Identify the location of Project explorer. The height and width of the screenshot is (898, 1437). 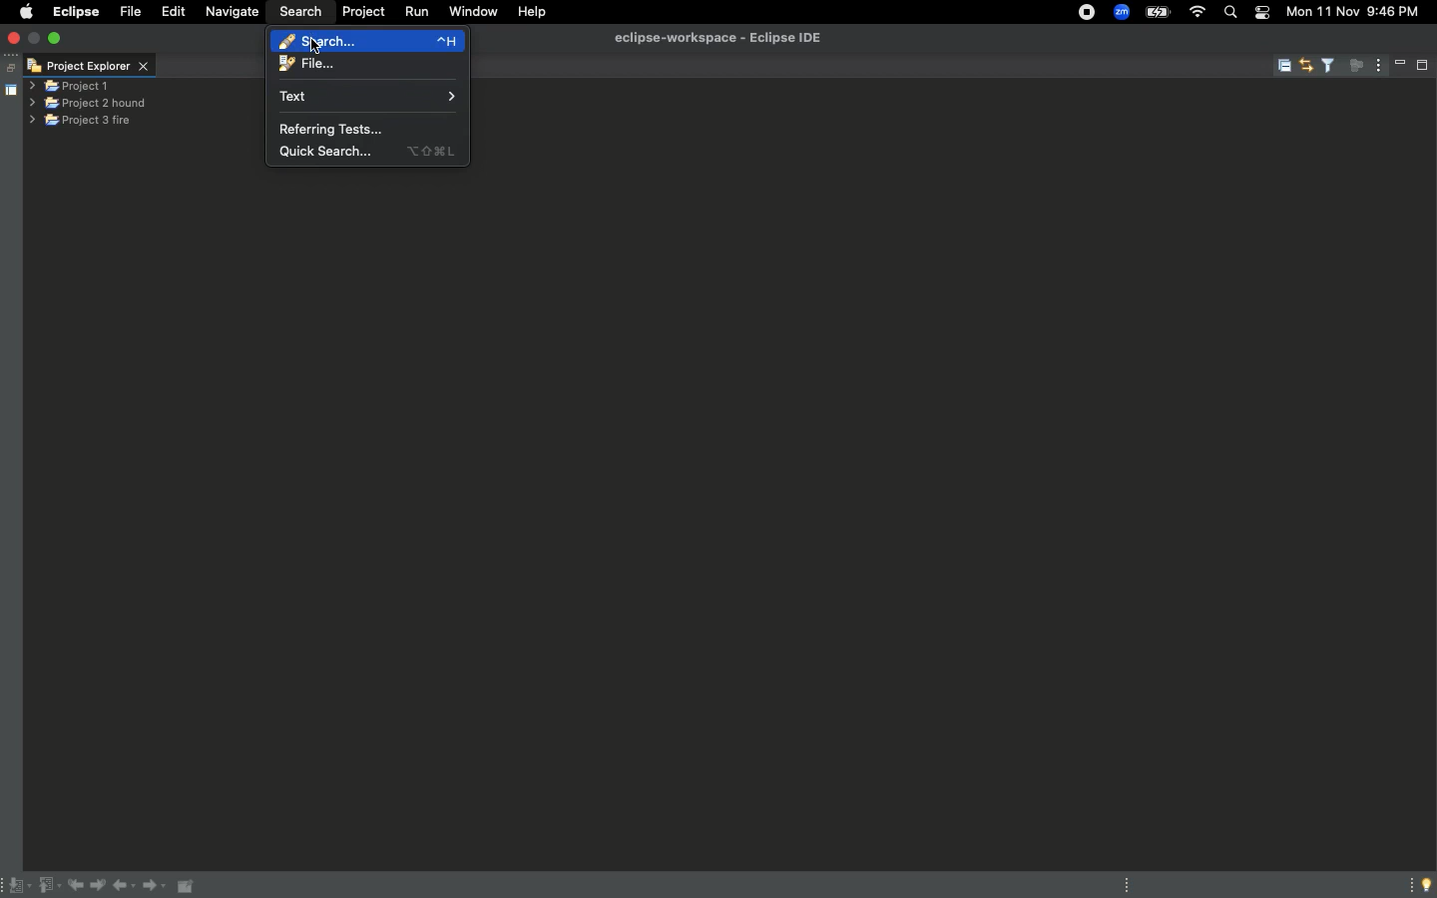
(89, 65).